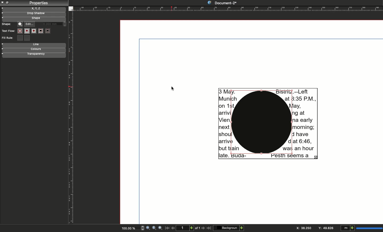 Image resolution: width=383 pixels, height=232 pixels. Describe the element at coordinates (3, 2) in the screenshot. I see `Close` at that location.